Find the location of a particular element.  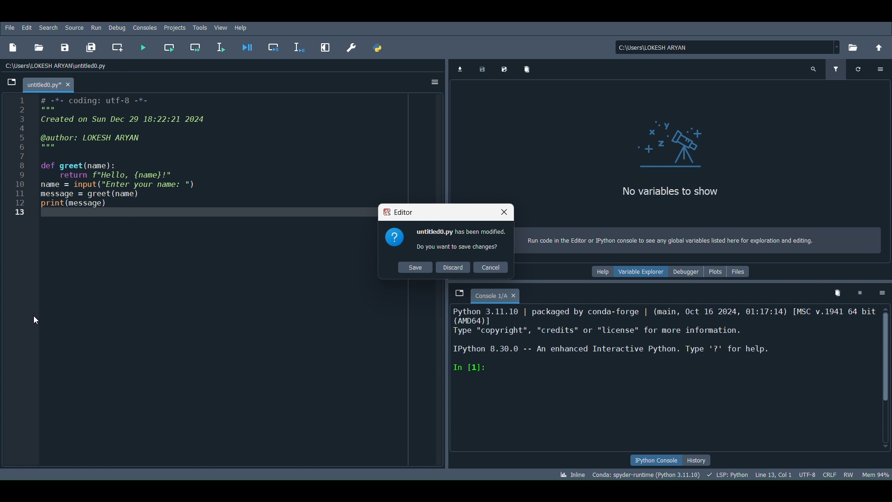

Import data is located at coordinates (460, 69).